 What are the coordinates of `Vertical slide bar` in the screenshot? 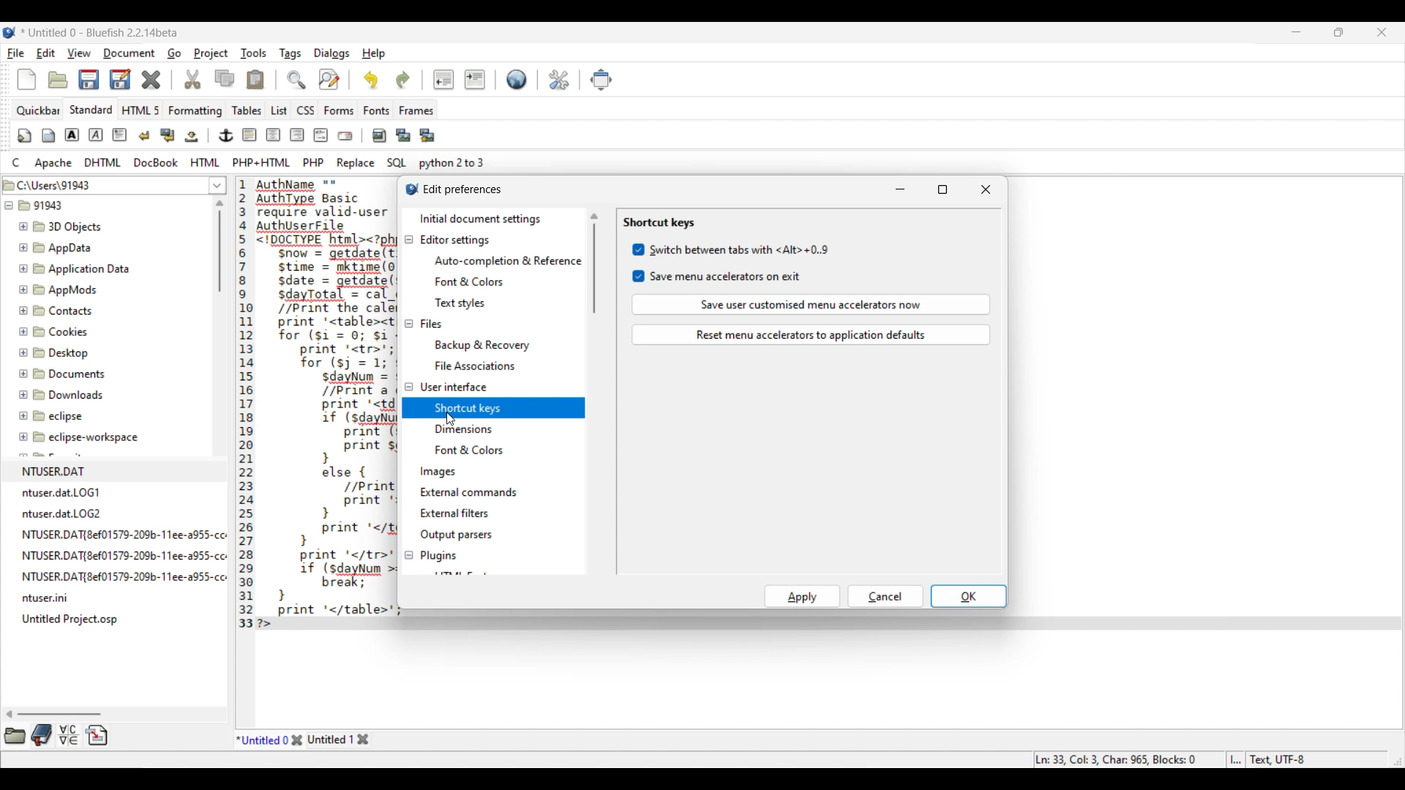 It's located at (220, 246).